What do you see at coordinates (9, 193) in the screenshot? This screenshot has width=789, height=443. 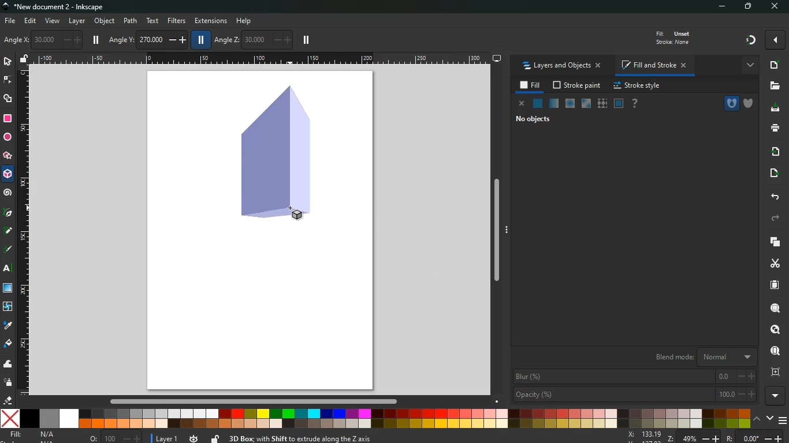 I see `Spiral` at bounding box center [9, 193].